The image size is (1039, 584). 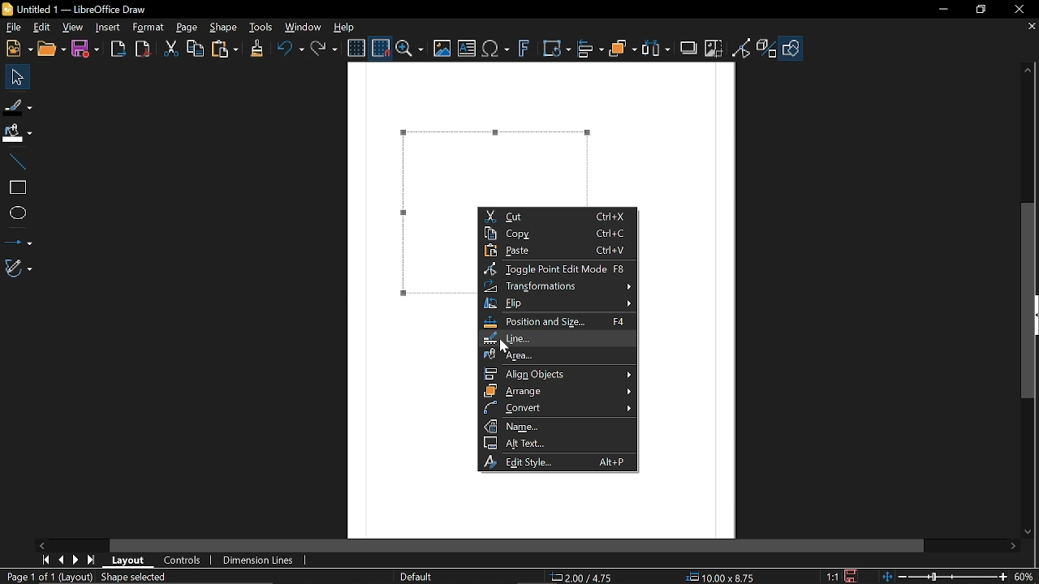 What do you see at coordinates (109, 28) in the screenshot?
I see `Insert` at bounding box center [109, 28].